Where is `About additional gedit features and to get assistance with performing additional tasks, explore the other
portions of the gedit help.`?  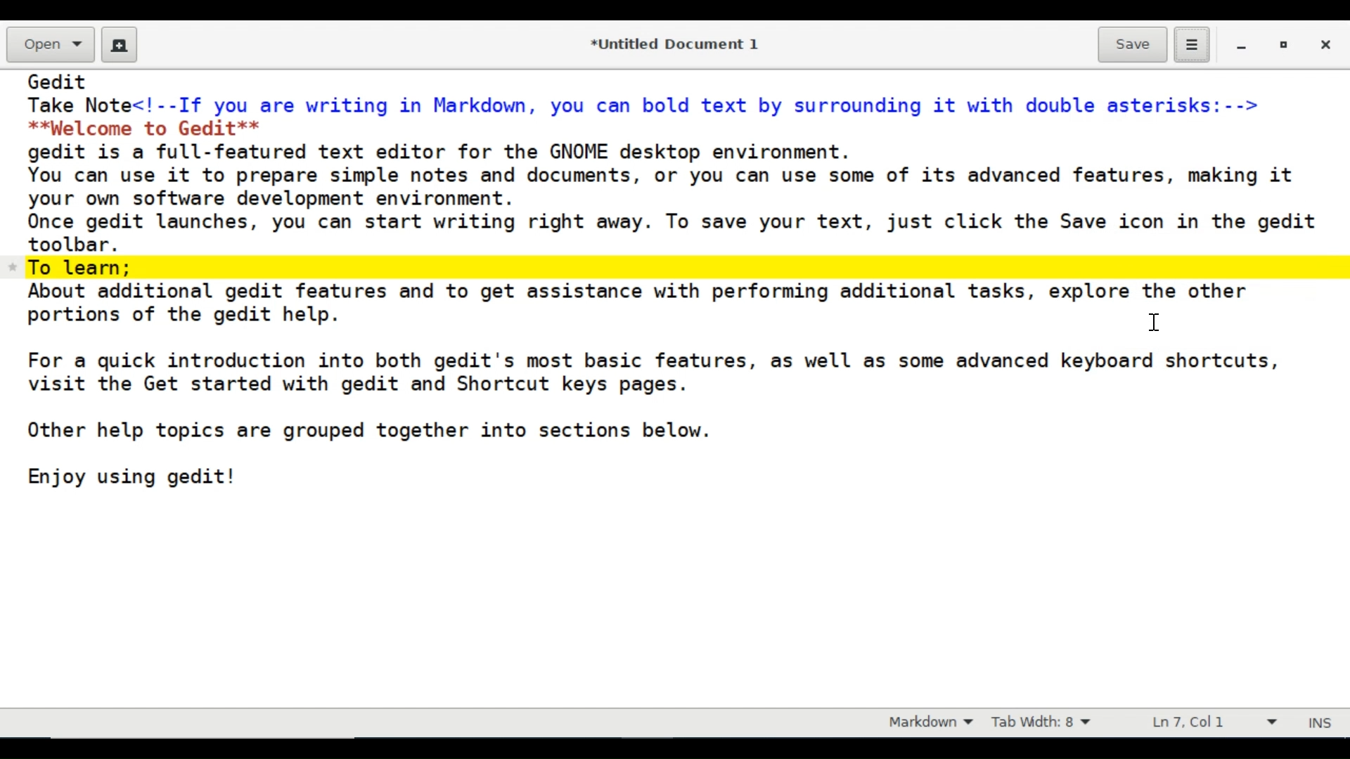
About additional gedit features and to get assistance with performing additional tasks, explore the other
portions of the gedit help. is located at coordinates (641, 304).